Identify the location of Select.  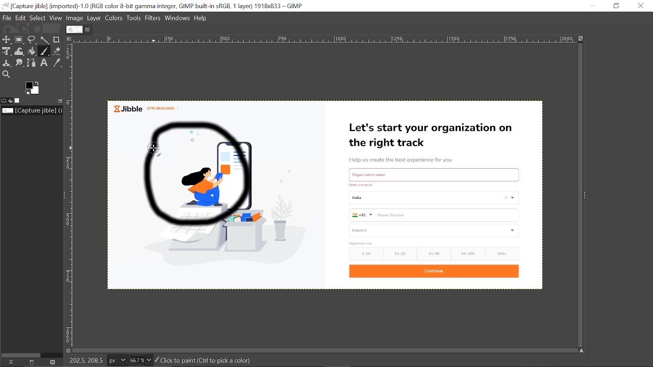
(38, 18).